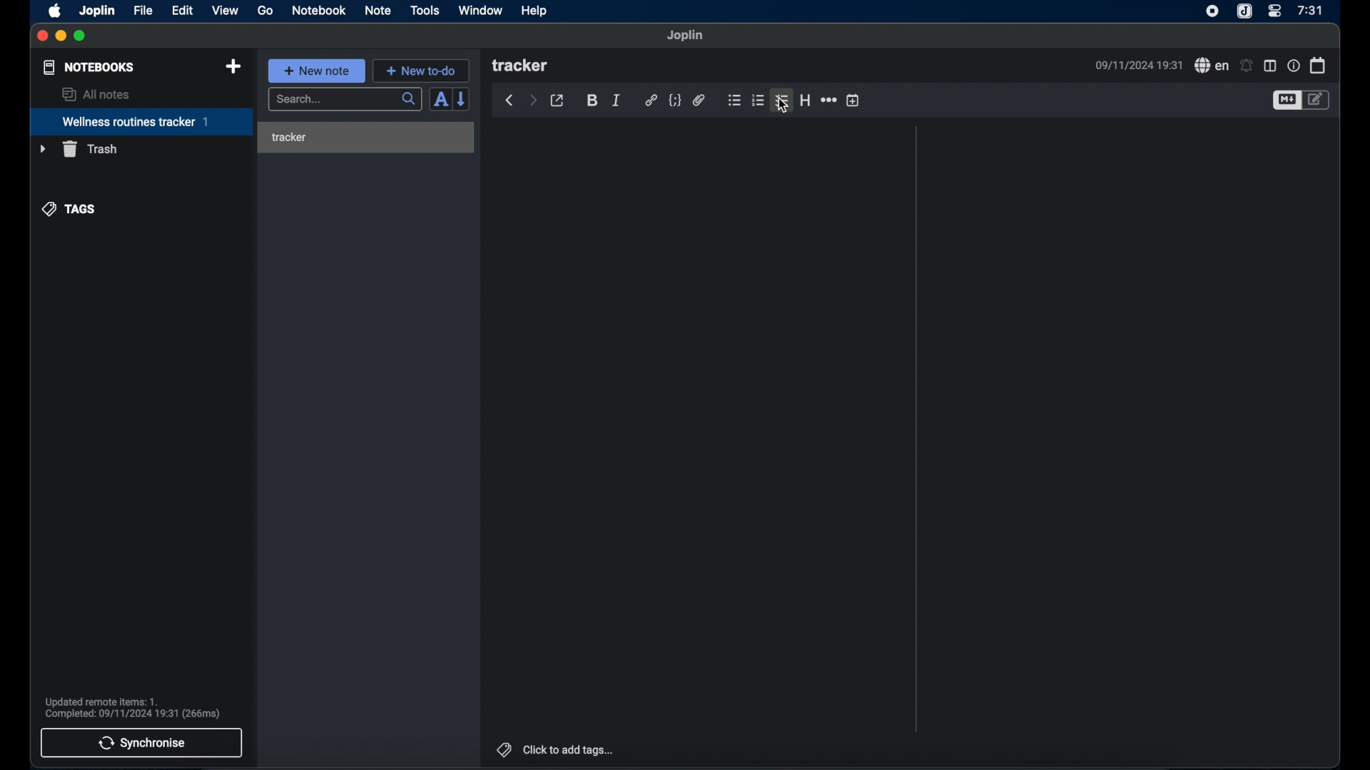 The image size is (1370, 770). What do you see at coordinates (502, 748) in the screenshot?
I see `tags` at bounding box center [502, 748].